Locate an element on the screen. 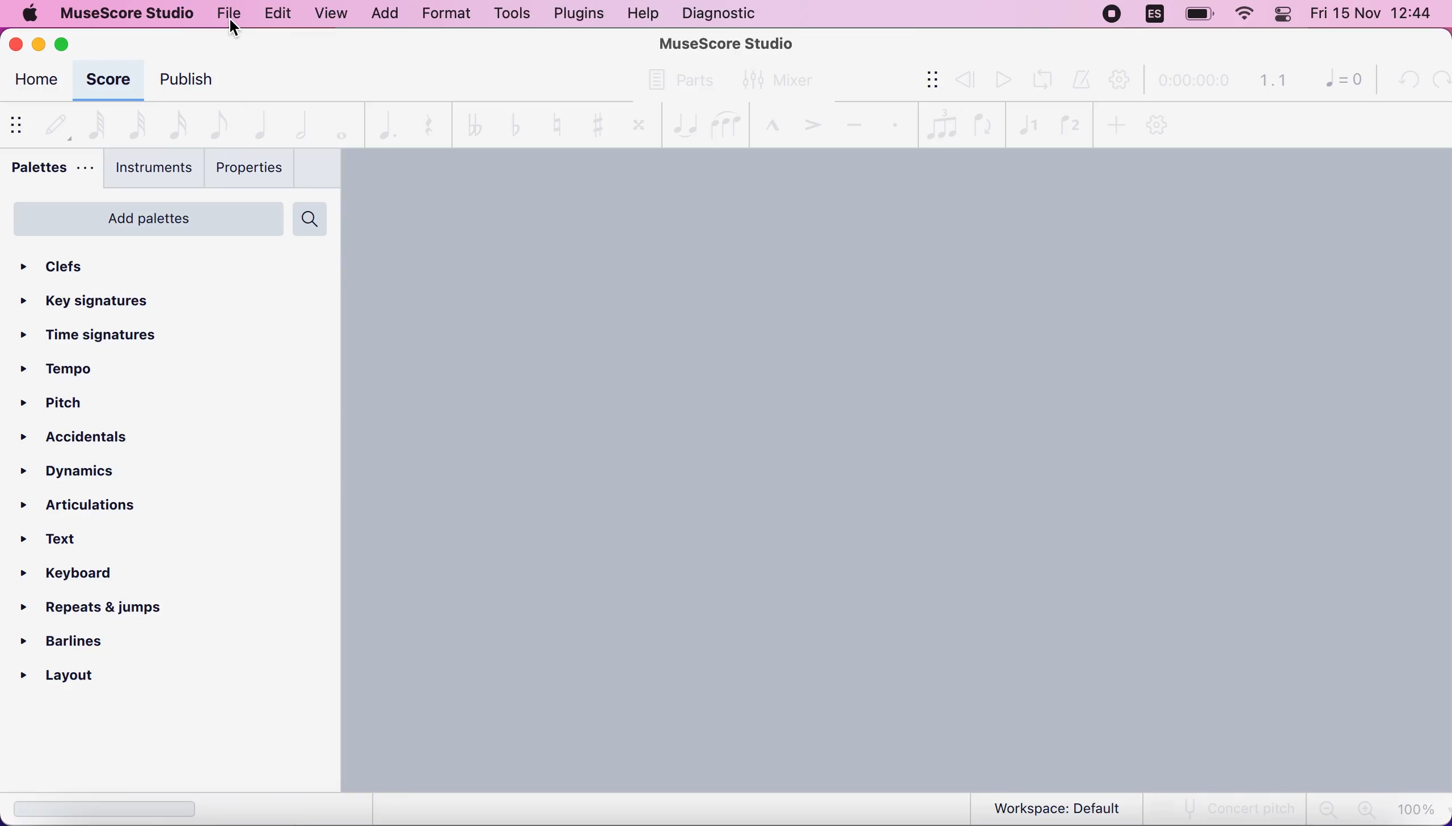 This screenshot has width=1452, height=826. whole note is located at coordinates (337, 124).